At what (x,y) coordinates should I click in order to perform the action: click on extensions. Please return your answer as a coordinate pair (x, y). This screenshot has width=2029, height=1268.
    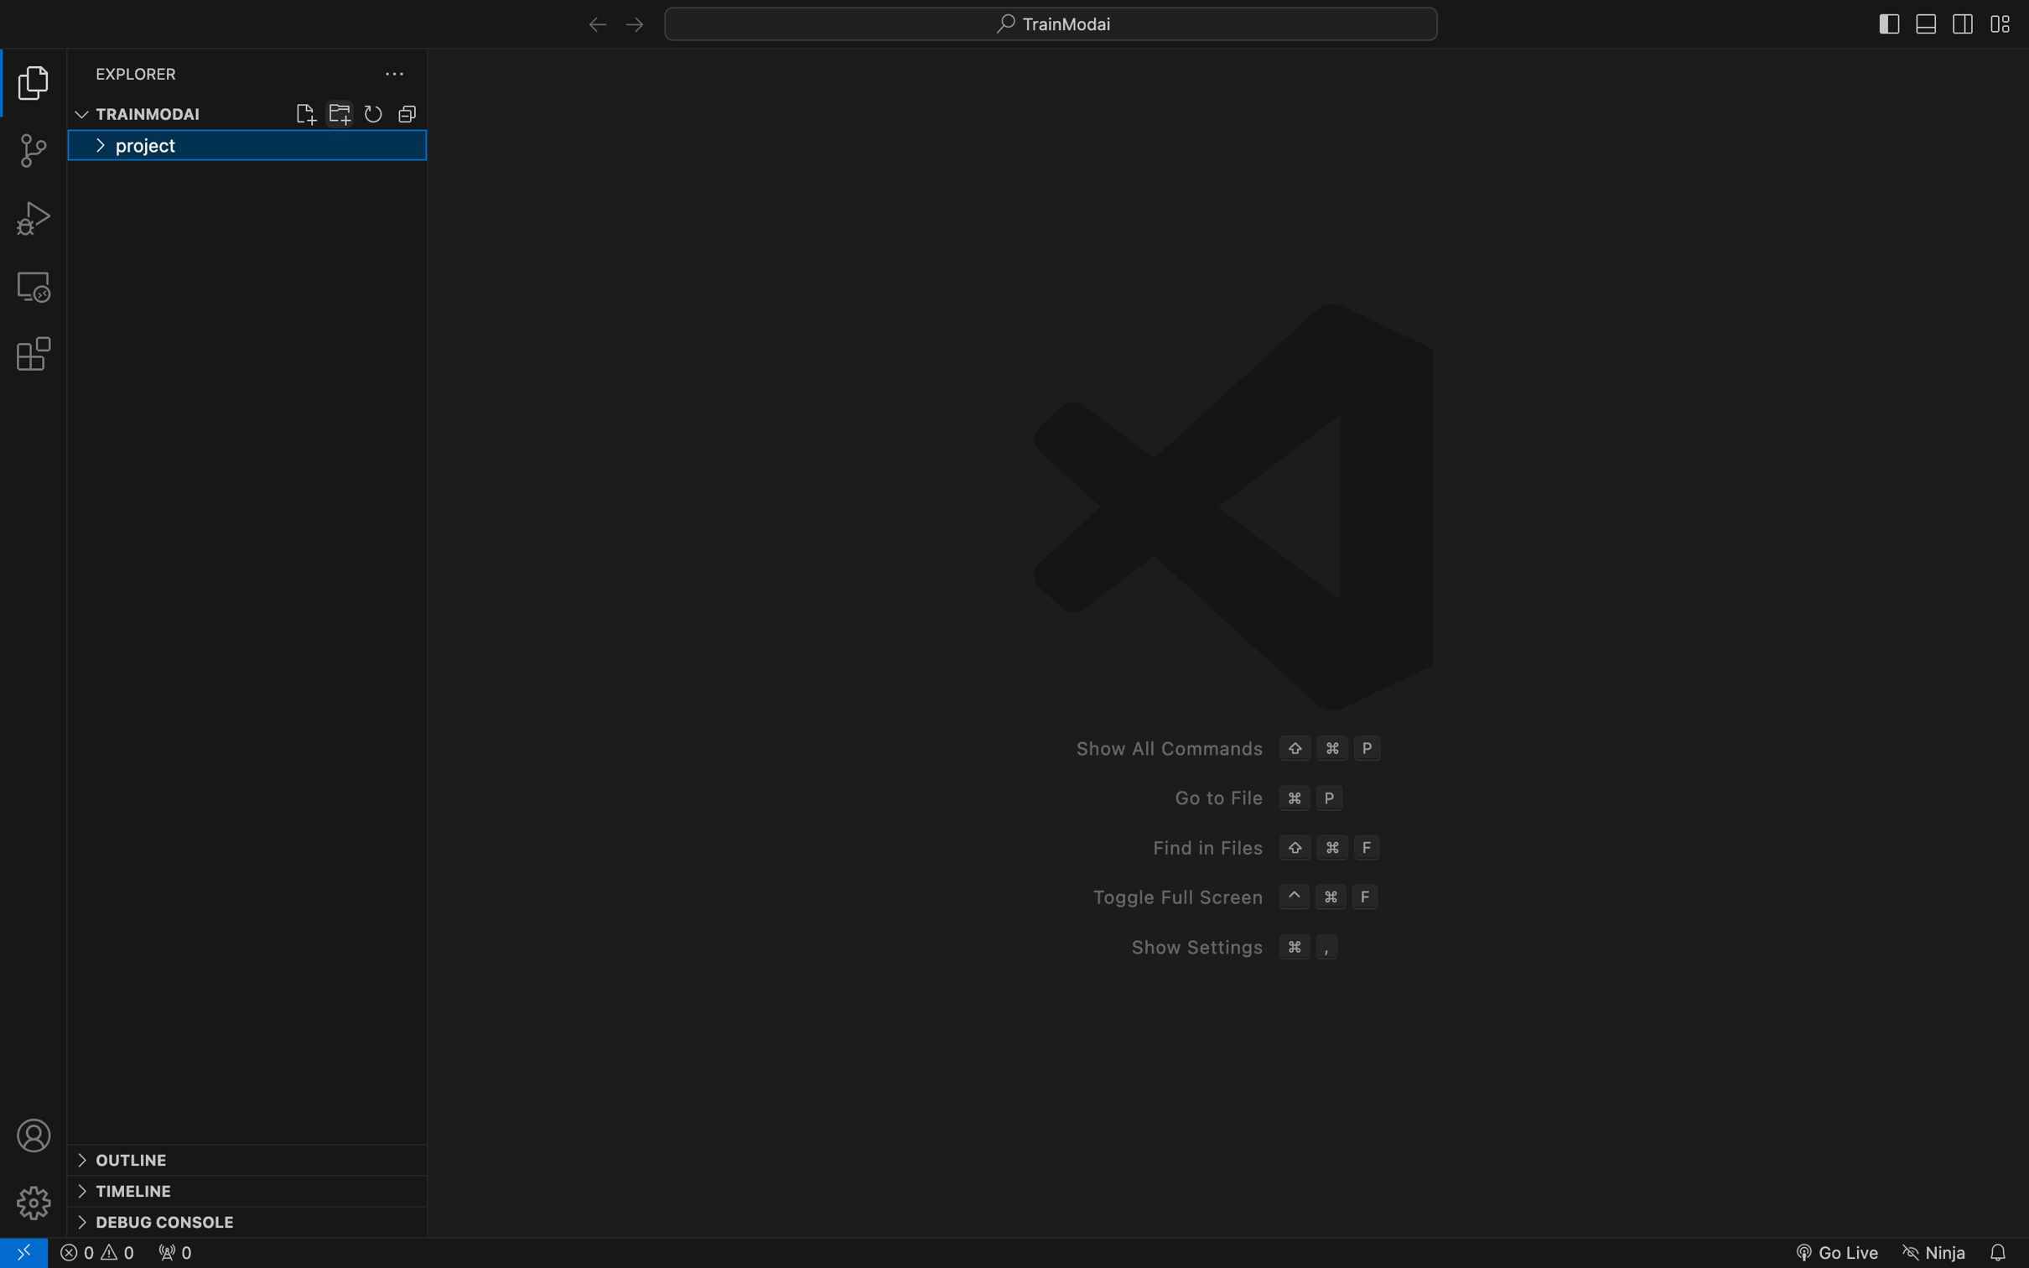
    Looking at the image, I should click on (32, 354).